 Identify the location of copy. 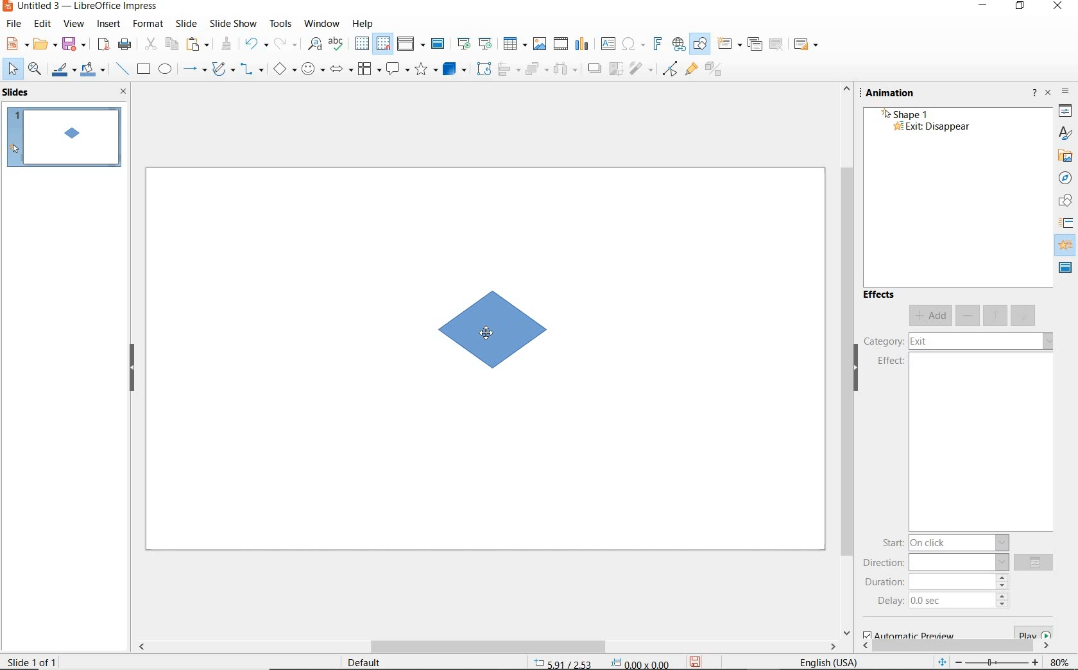
(171, 45).